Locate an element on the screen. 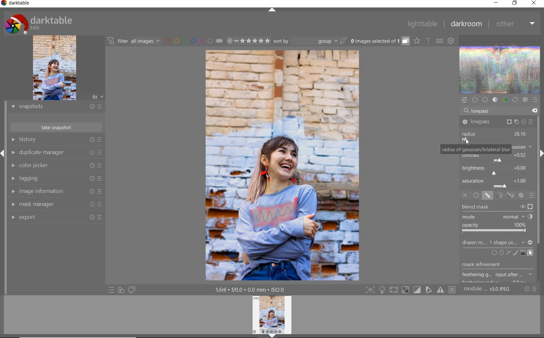  range ratings for selected images is located at coordinates (248, 40).